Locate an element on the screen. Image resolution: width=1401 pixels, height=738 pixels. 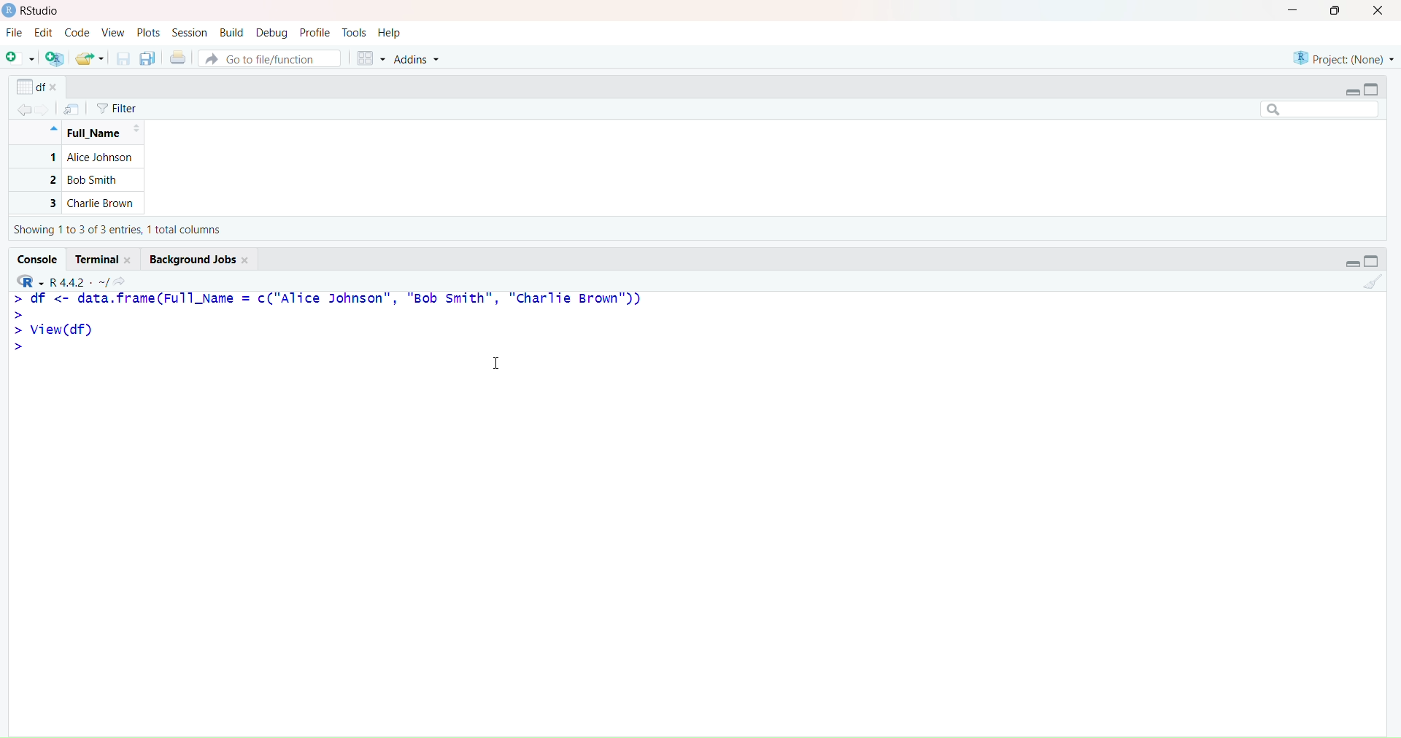
Full Name is located at coordinates (101, 134).